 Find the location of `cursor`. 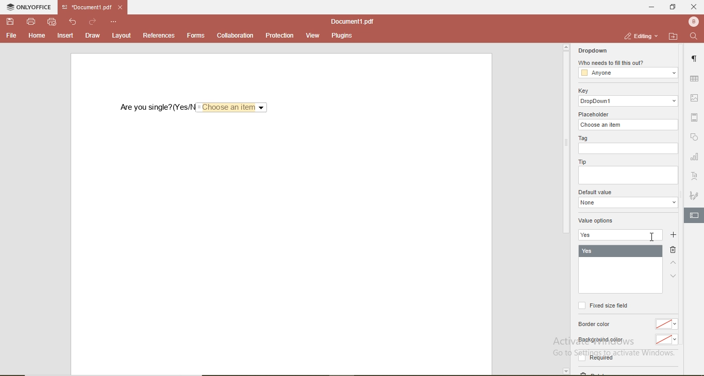

cursor is located at coordinates (650, 238).